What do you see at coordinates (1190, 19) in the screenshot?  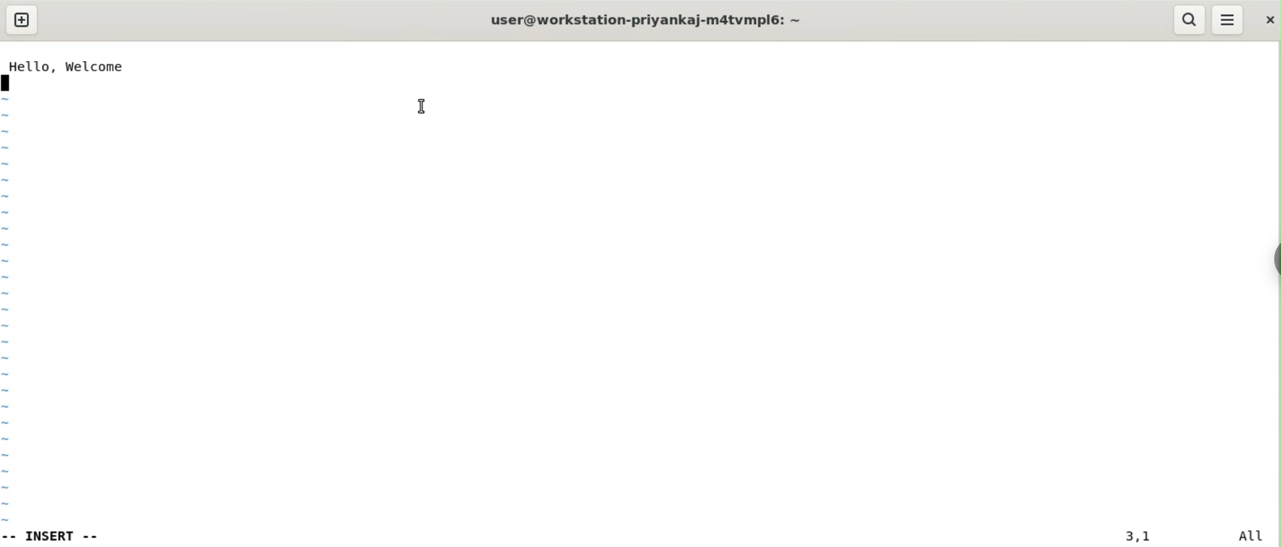 I see `search` at bounding box center [1190, 19].